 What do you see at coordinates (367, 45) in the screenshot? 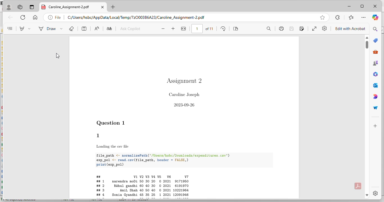
I see `vertical scroll bar` at bounding box center [367, 45].